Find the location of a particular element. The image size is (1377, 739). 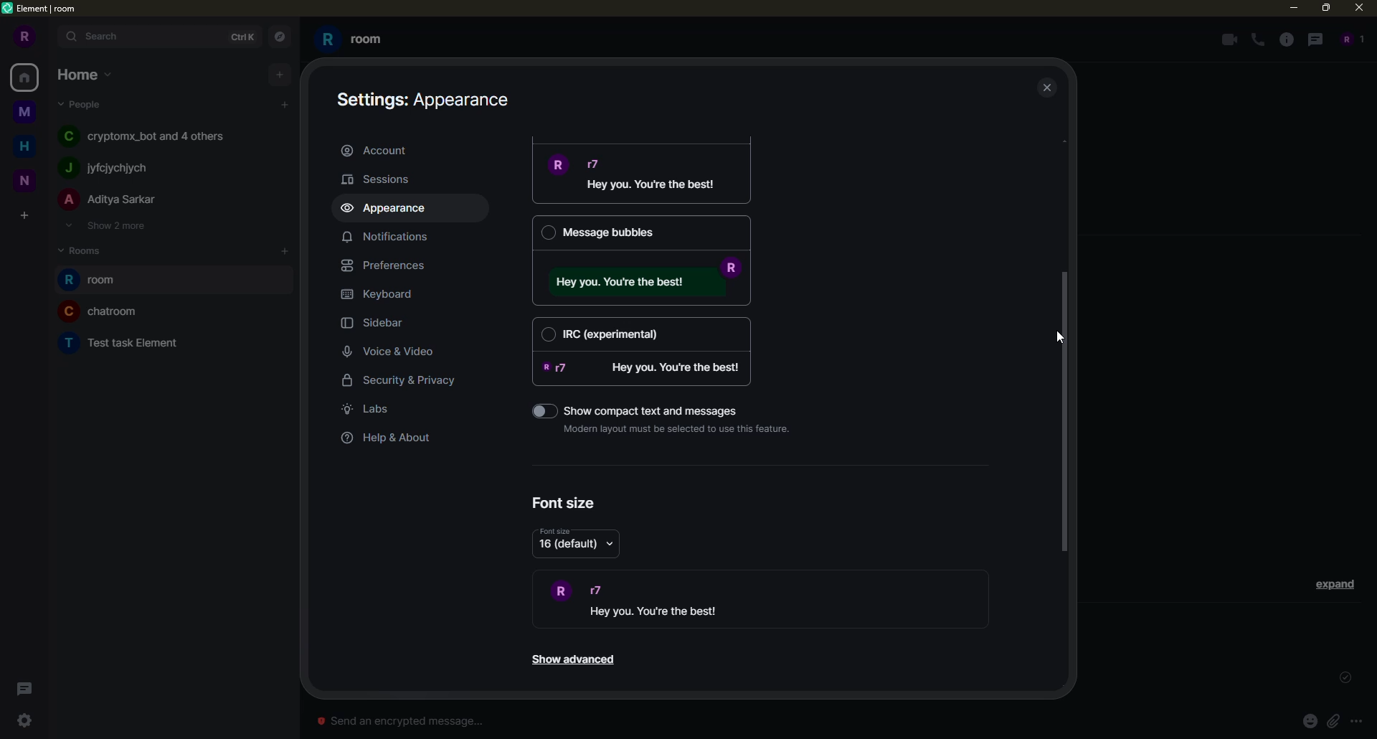

maximize is located at coordinates (1327, 9).